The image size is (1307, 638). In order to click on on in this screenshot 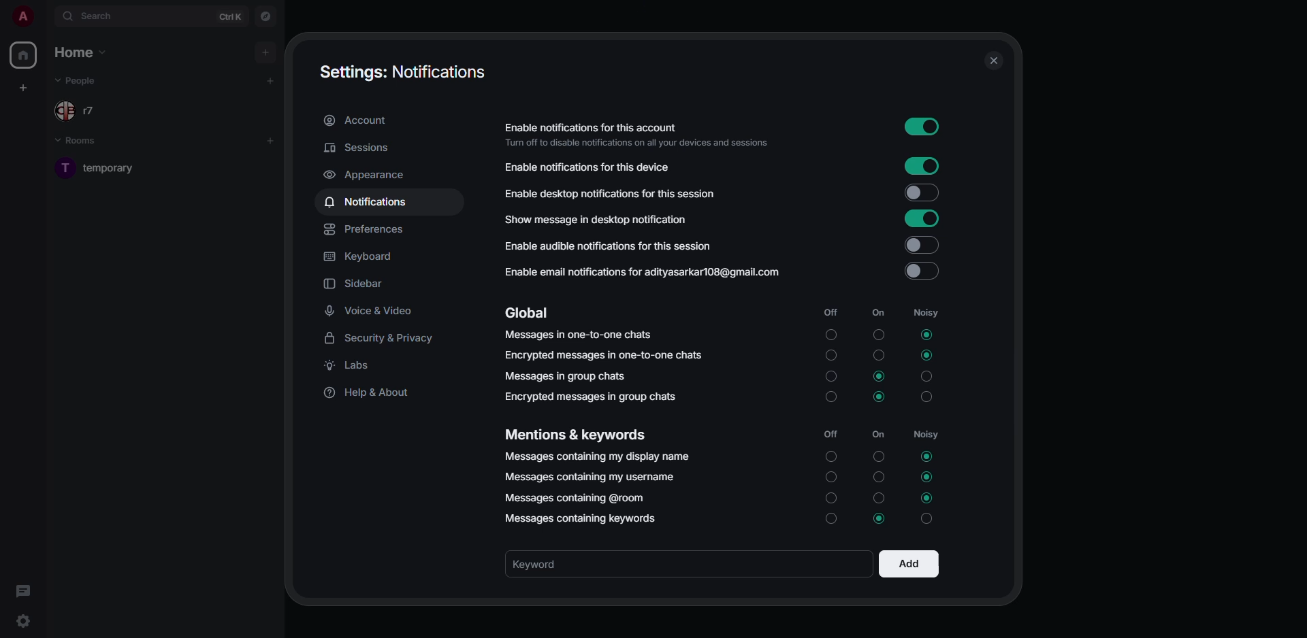, I will do `click(829, 458)`.